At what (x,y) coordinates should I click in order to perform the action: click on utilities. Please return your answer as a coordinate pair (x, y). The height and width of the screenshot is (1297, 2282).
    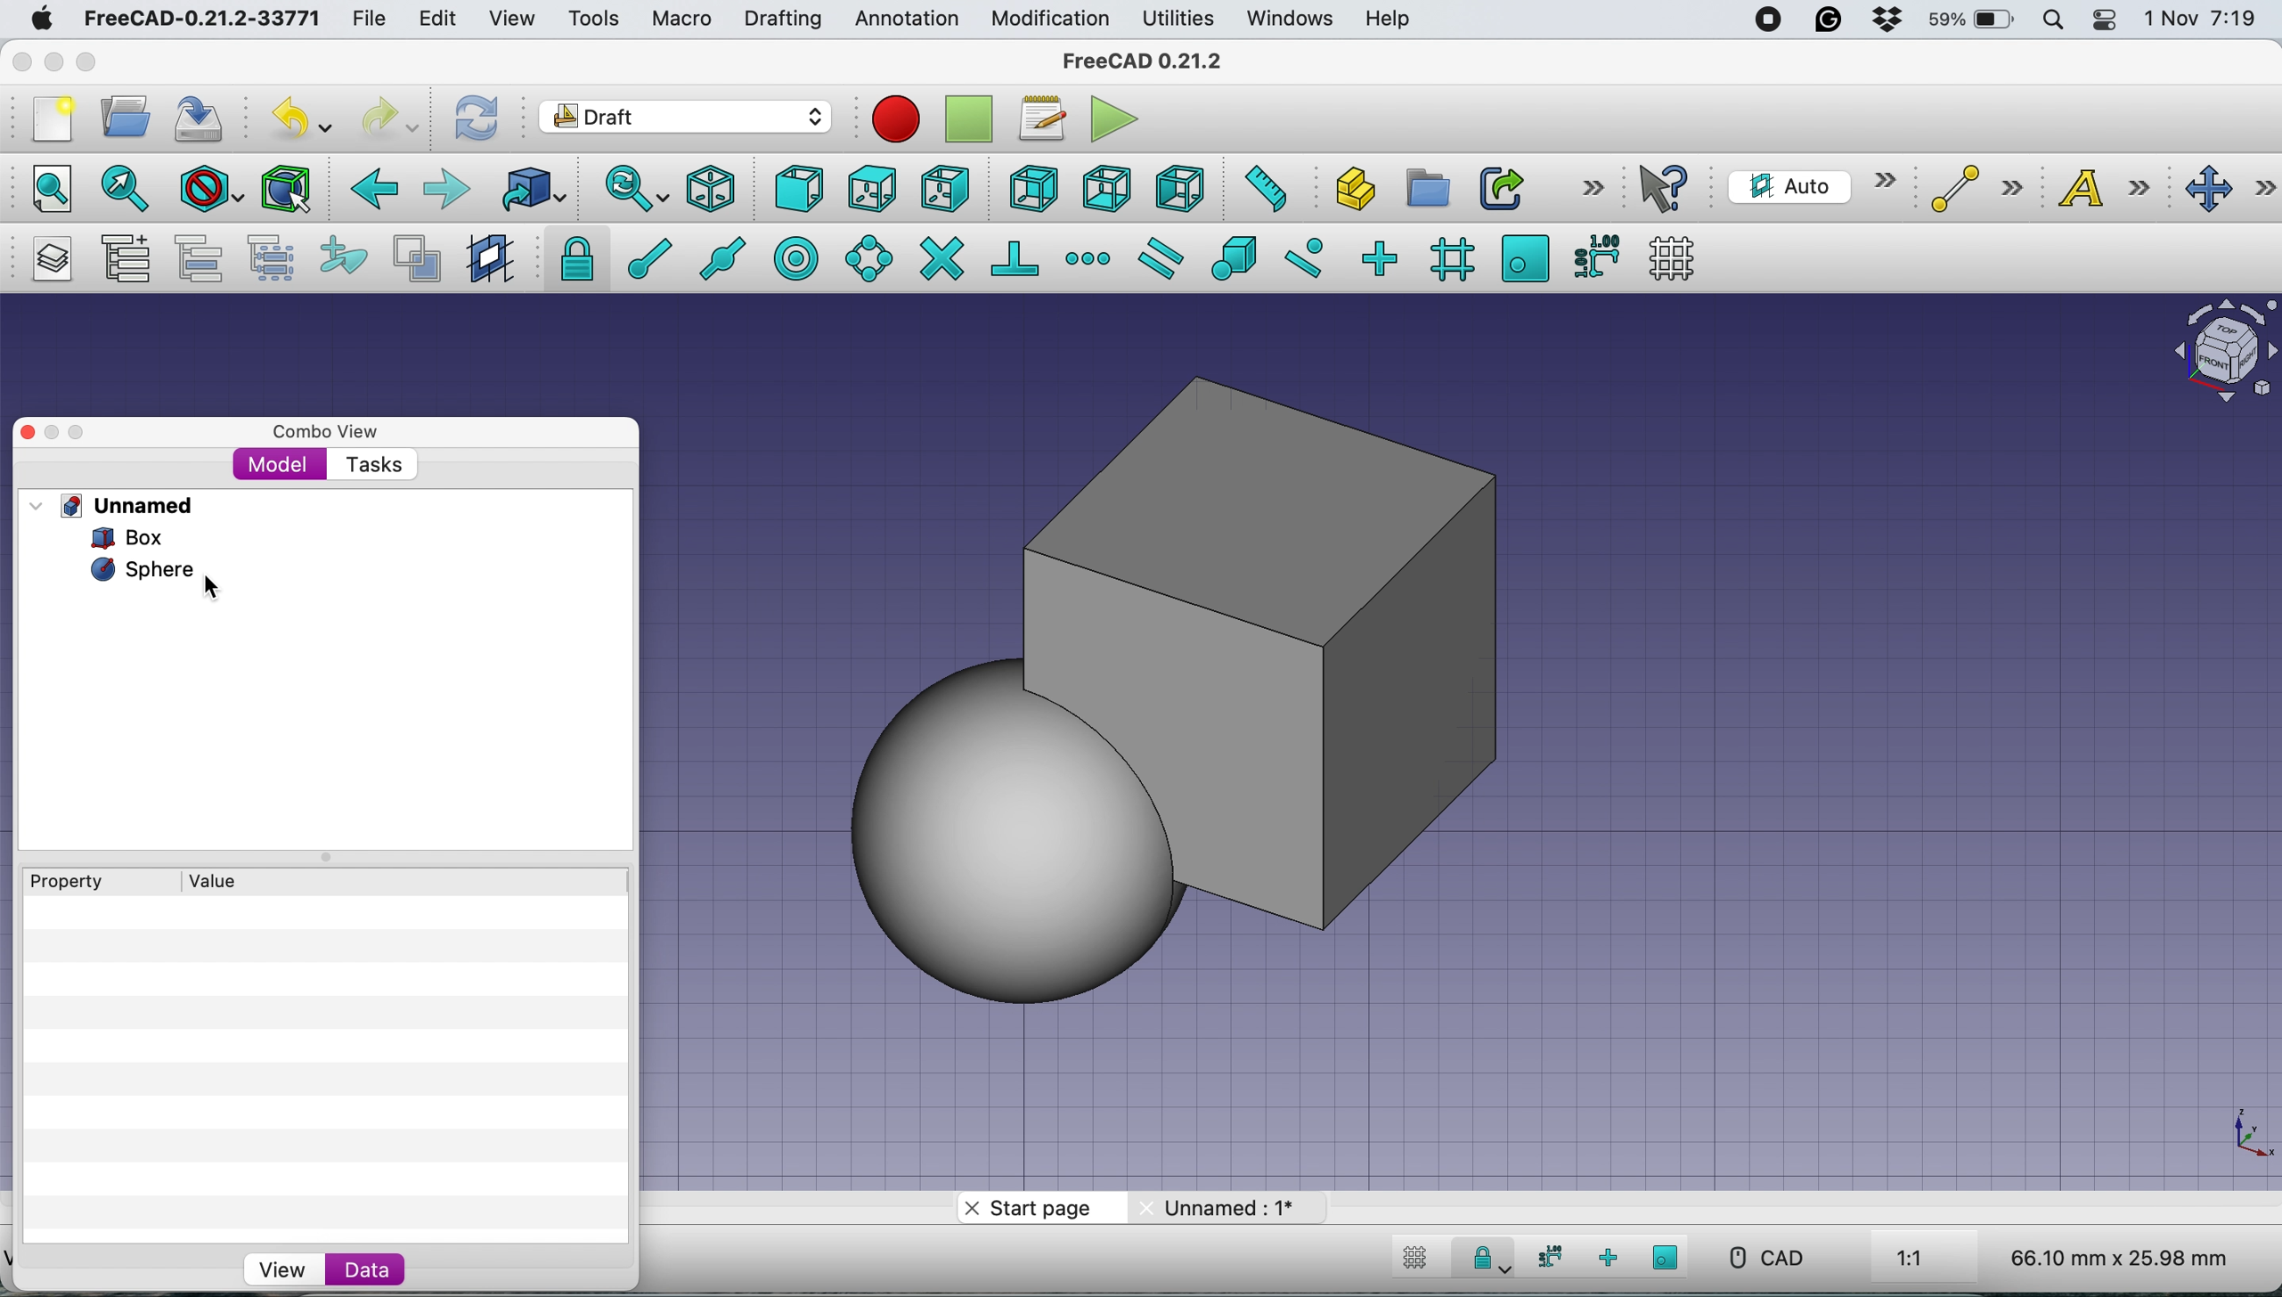
    Looking at the image, I should click on (1180, 20).